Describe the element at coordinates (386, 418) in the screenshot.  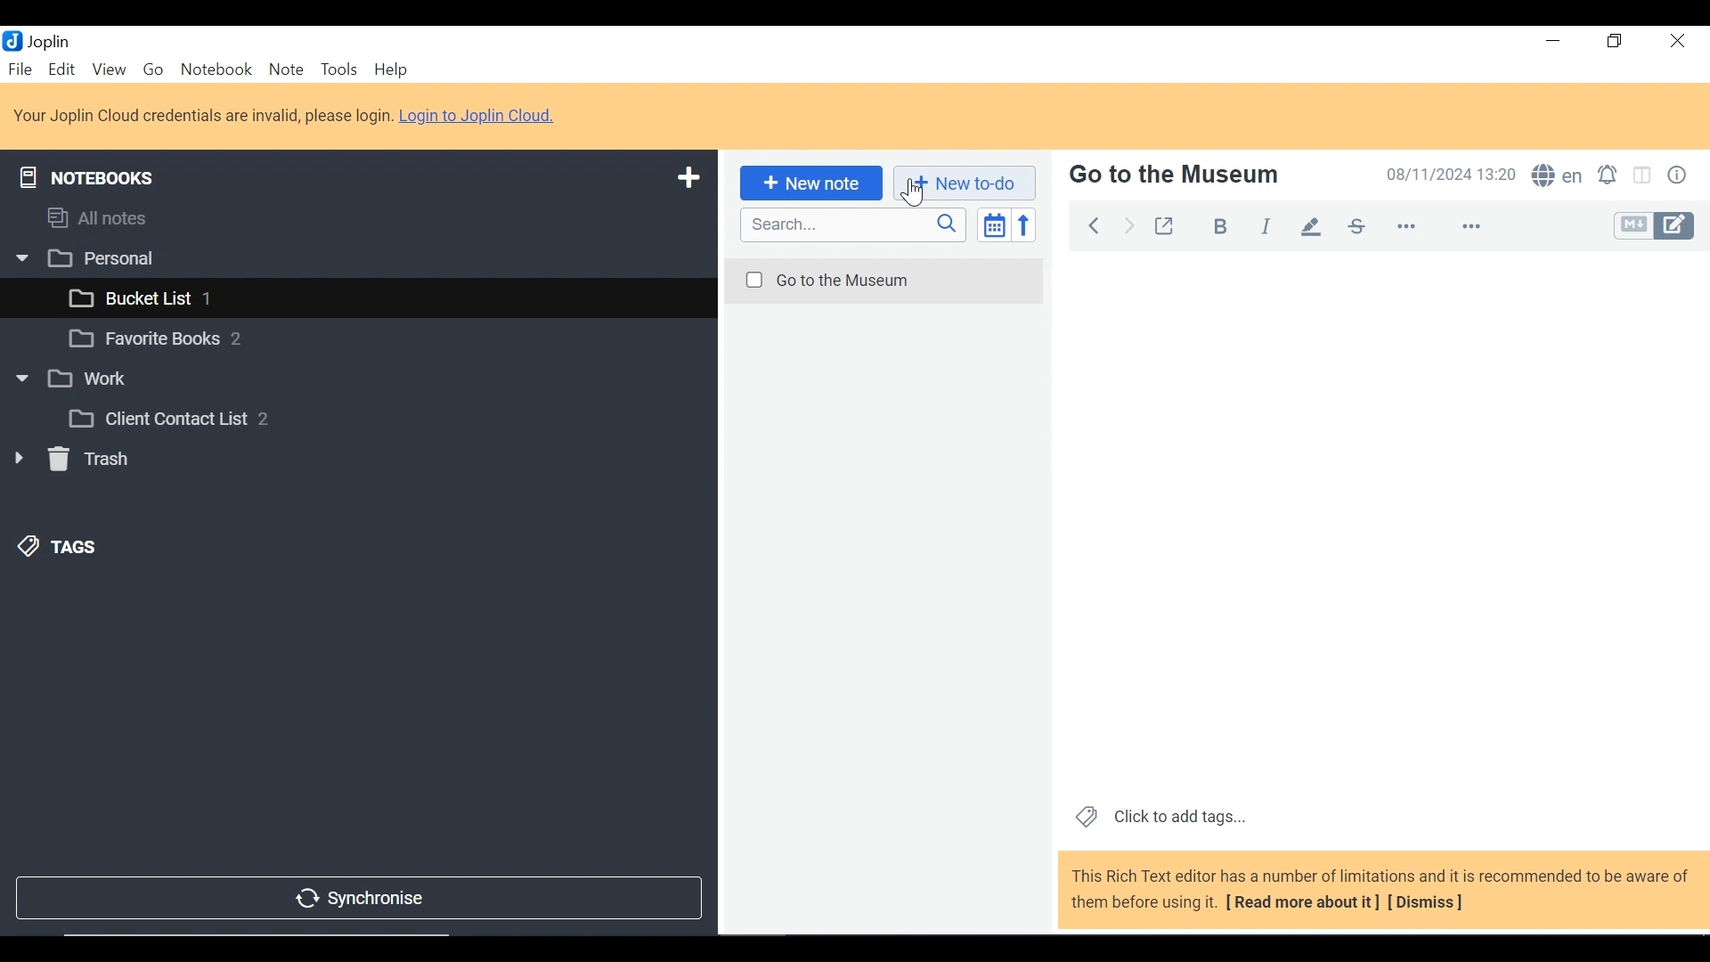
I see `Notebook` at that location.